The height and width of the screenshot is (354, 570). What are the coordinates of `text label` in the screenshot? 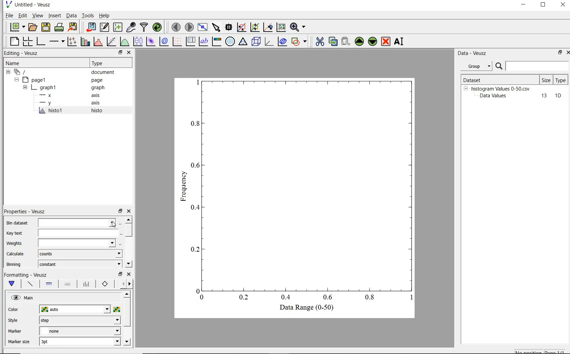 It's located at (205, 41).